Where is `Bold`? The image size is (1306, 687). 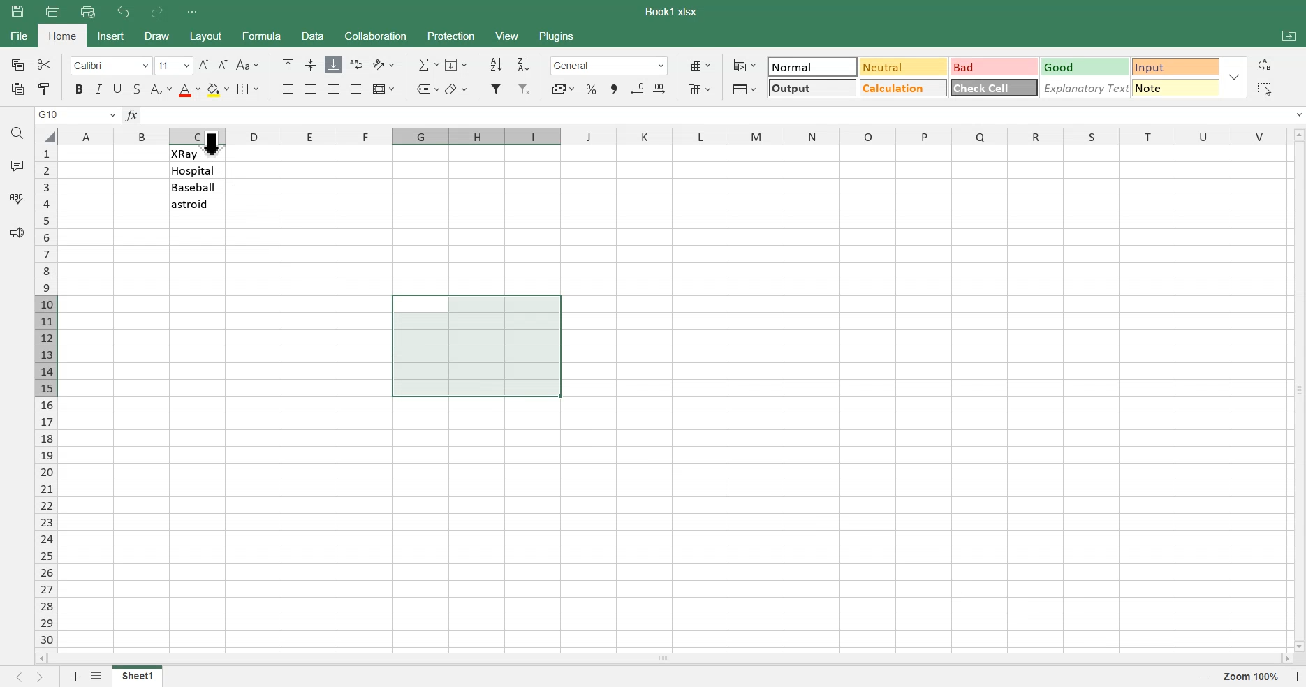
Bold is located at coordinates (77, 89).